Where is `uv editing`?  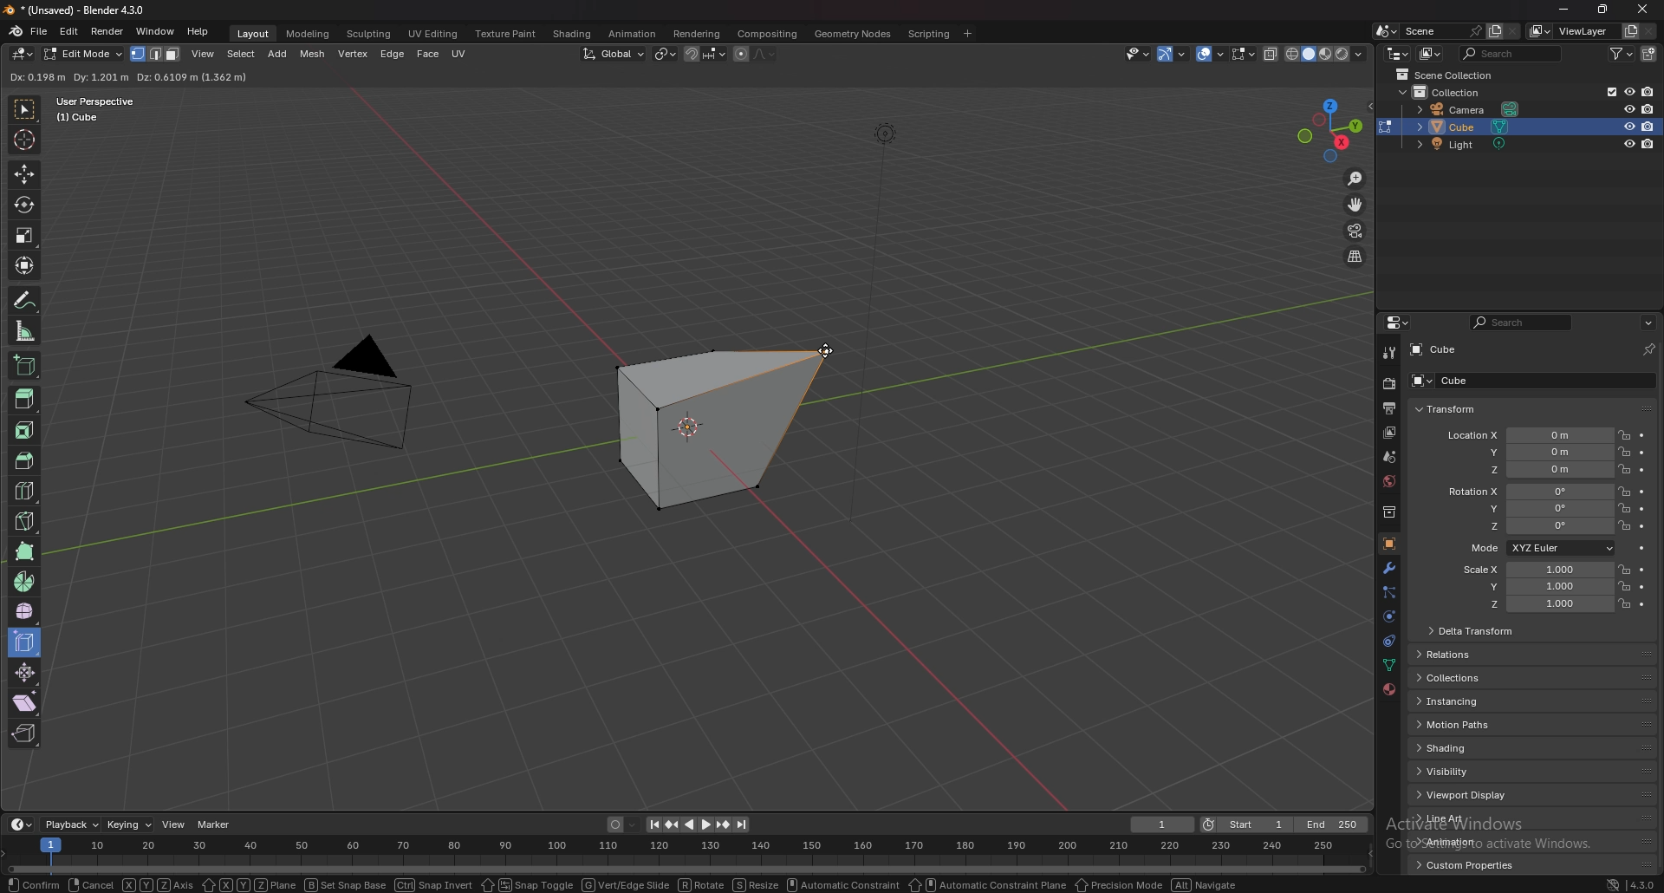 uv editing is located at coordinates (434, 34).